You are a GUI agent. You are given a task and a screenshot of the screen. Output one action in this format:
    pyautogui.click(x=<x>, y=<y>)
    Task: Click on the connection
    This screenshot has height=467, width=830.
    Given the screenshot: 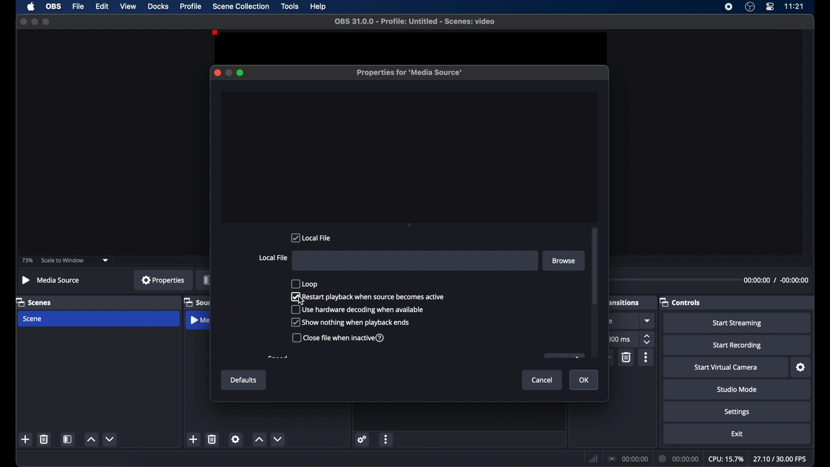 What is the action you would take?
    pyautogui.click(x=629, y=459)
    